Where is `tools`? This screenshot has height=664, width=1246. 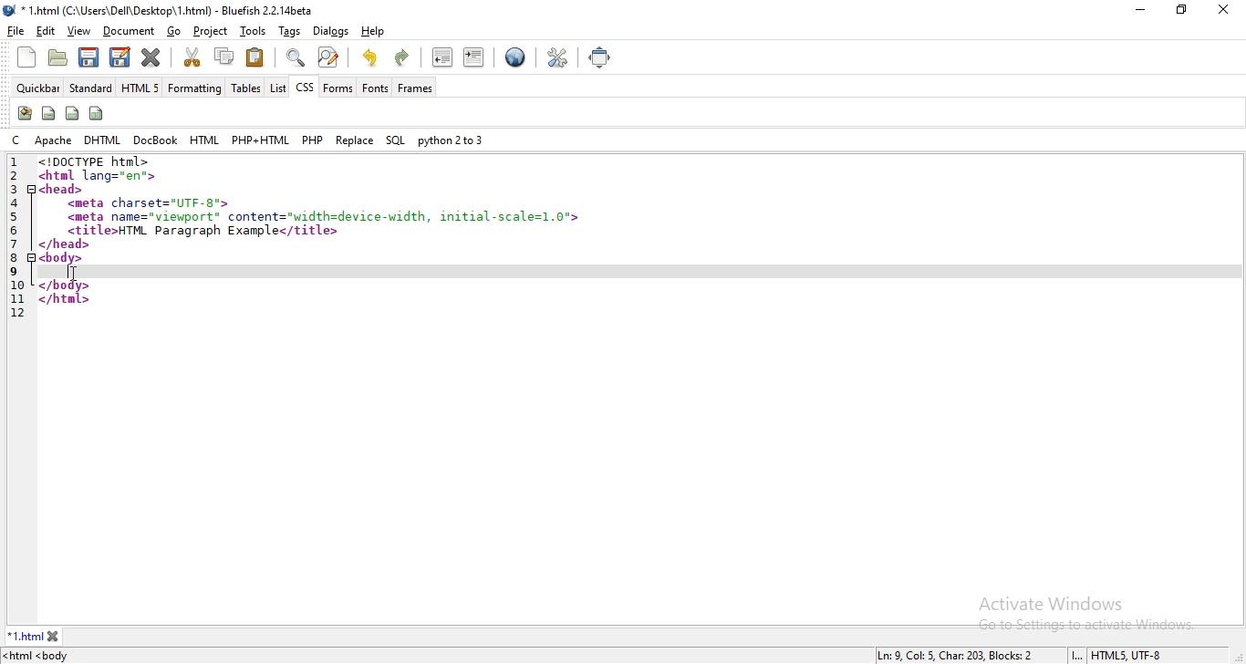 tools is located at coordinates (254, 30).